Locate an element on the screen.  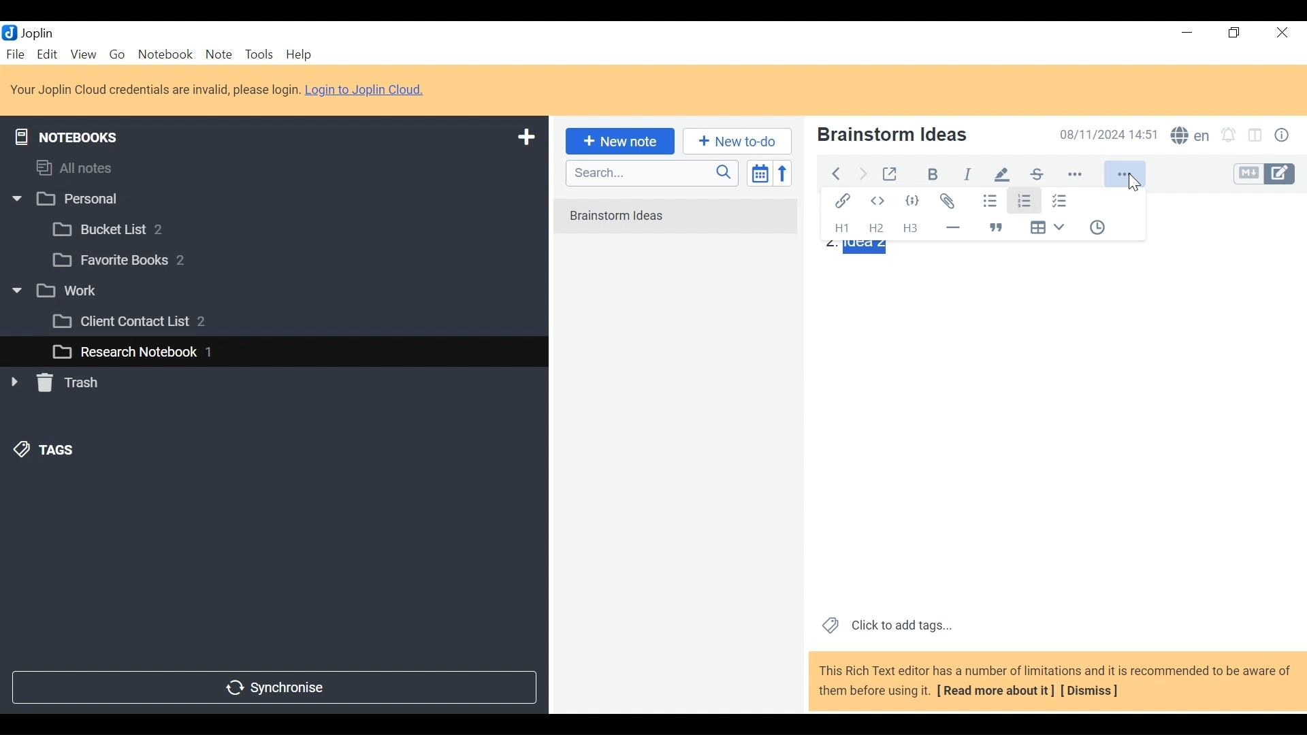
Add New Notebook is located at coordinates (525, 137).